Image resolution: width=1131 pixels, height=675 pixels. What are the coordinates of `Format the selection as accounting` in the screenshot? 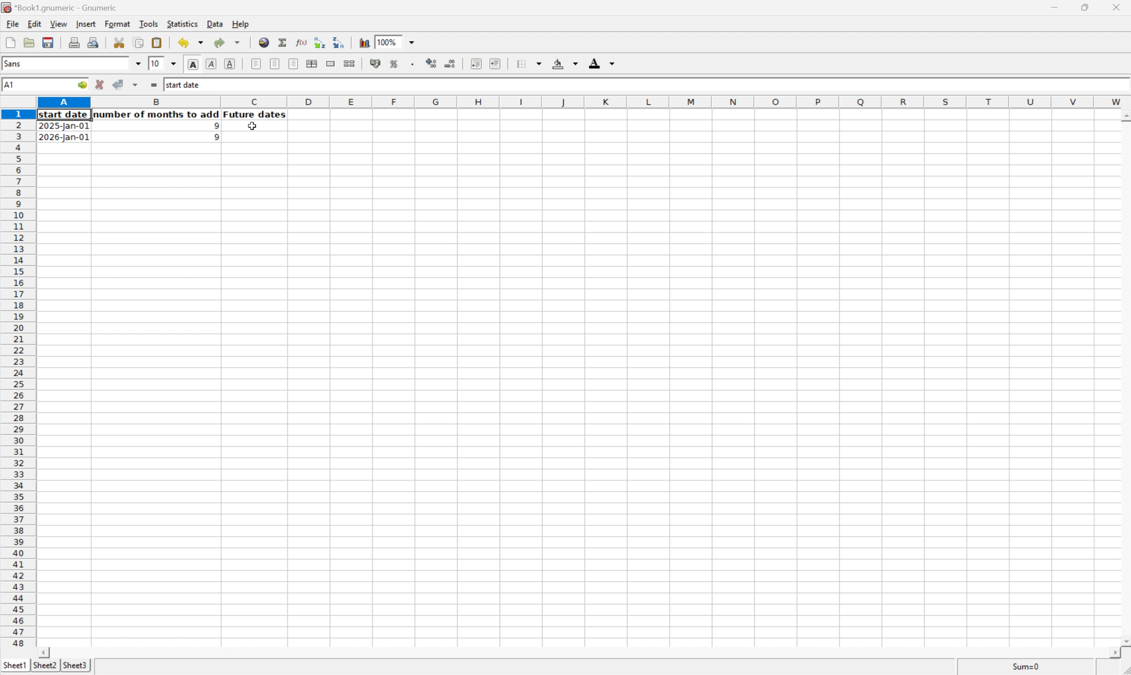 It's located at (374, 64).